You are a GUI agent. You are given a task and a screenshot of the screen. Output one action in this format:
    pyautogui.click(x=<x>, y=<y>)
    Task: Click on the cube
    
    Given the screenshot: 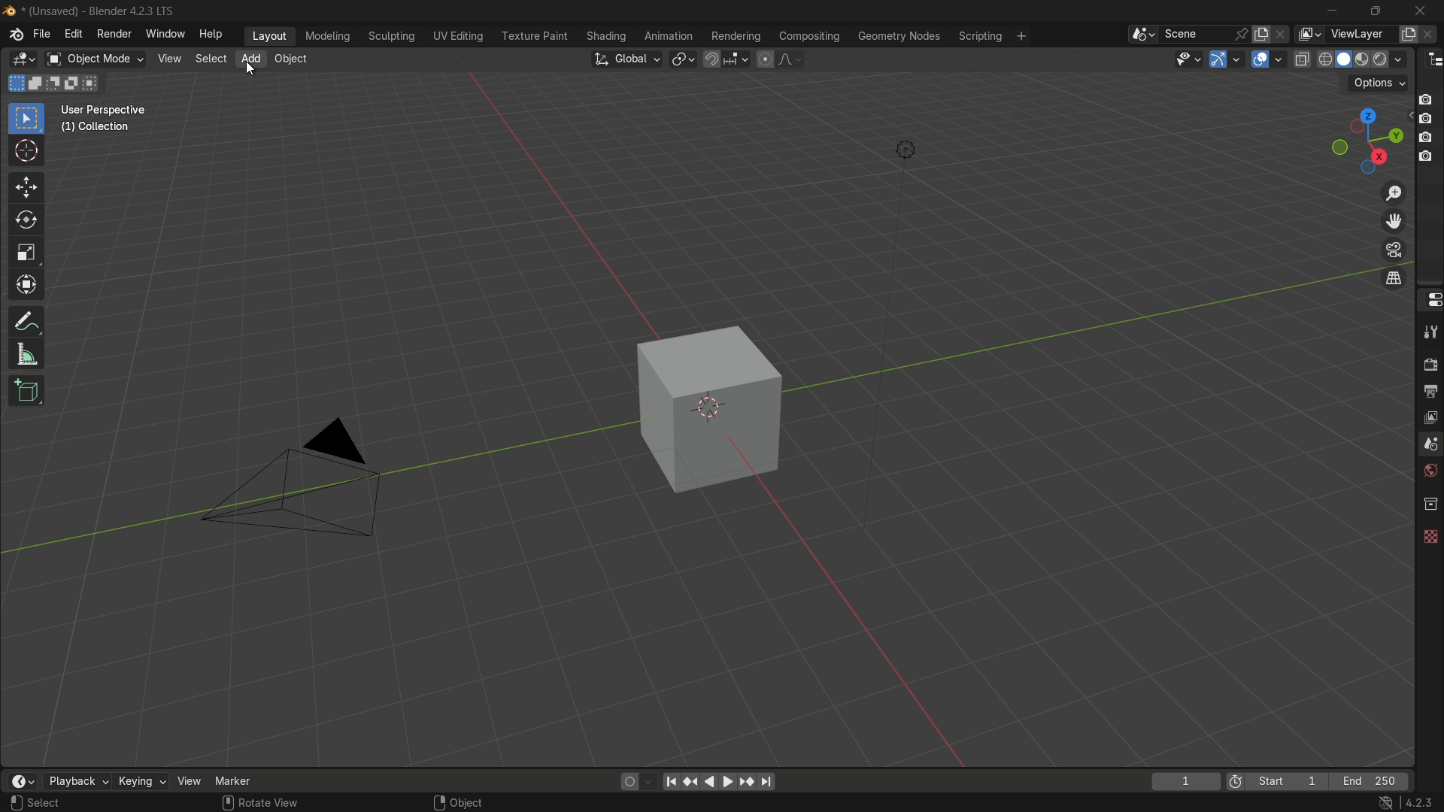 What is the action you would take?
    pyautogui.click(x=702, y=405)
    